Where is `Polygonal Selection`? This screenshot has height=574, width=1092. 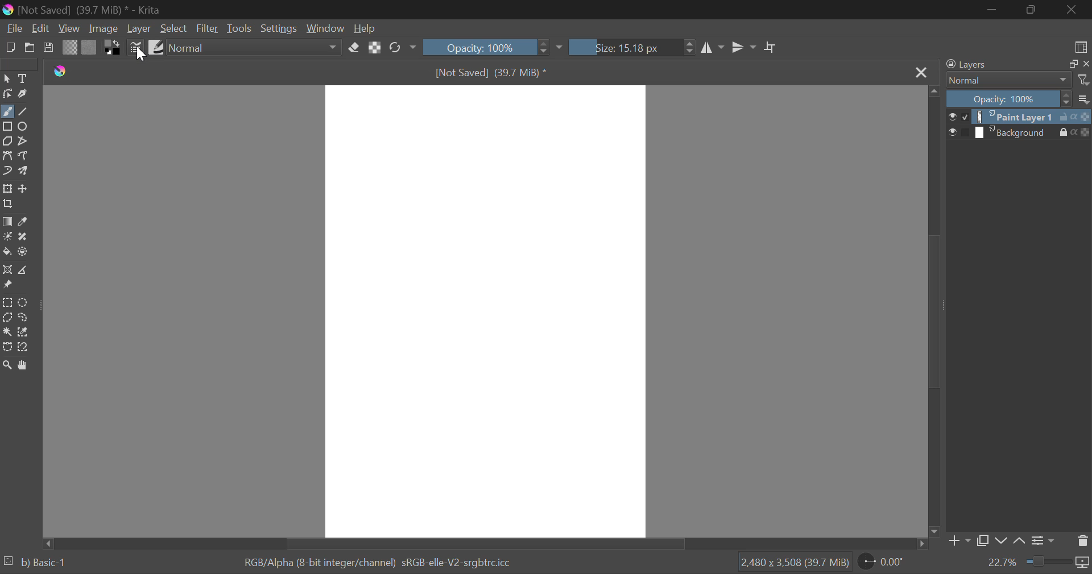
Polygonal Selection is located at coordinates (7, 317).